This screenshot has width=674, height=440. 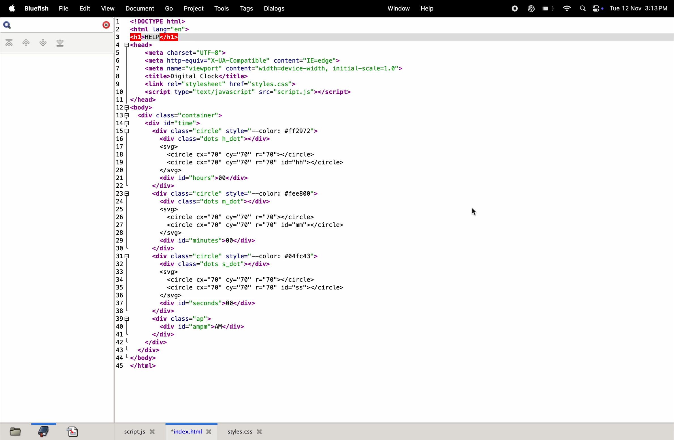 What do you see at coordinates (43, 431) in the screenshot?
I see `bookmark` at bounding box center [43, 431].